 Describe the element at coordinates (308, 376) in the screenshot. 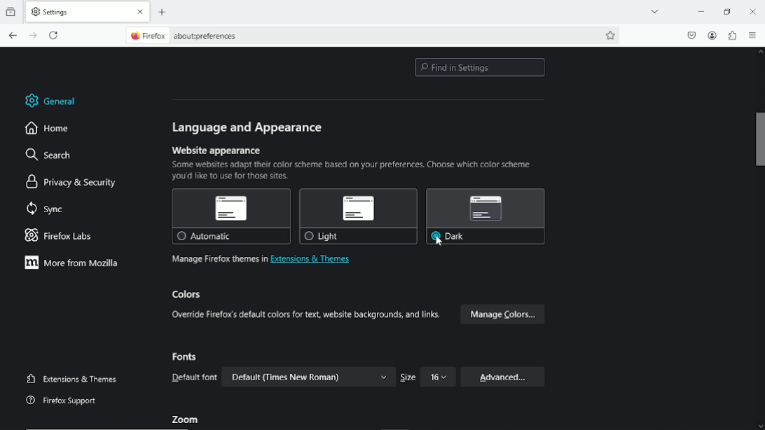

I see `Default (Times New Roman) v` at that location.